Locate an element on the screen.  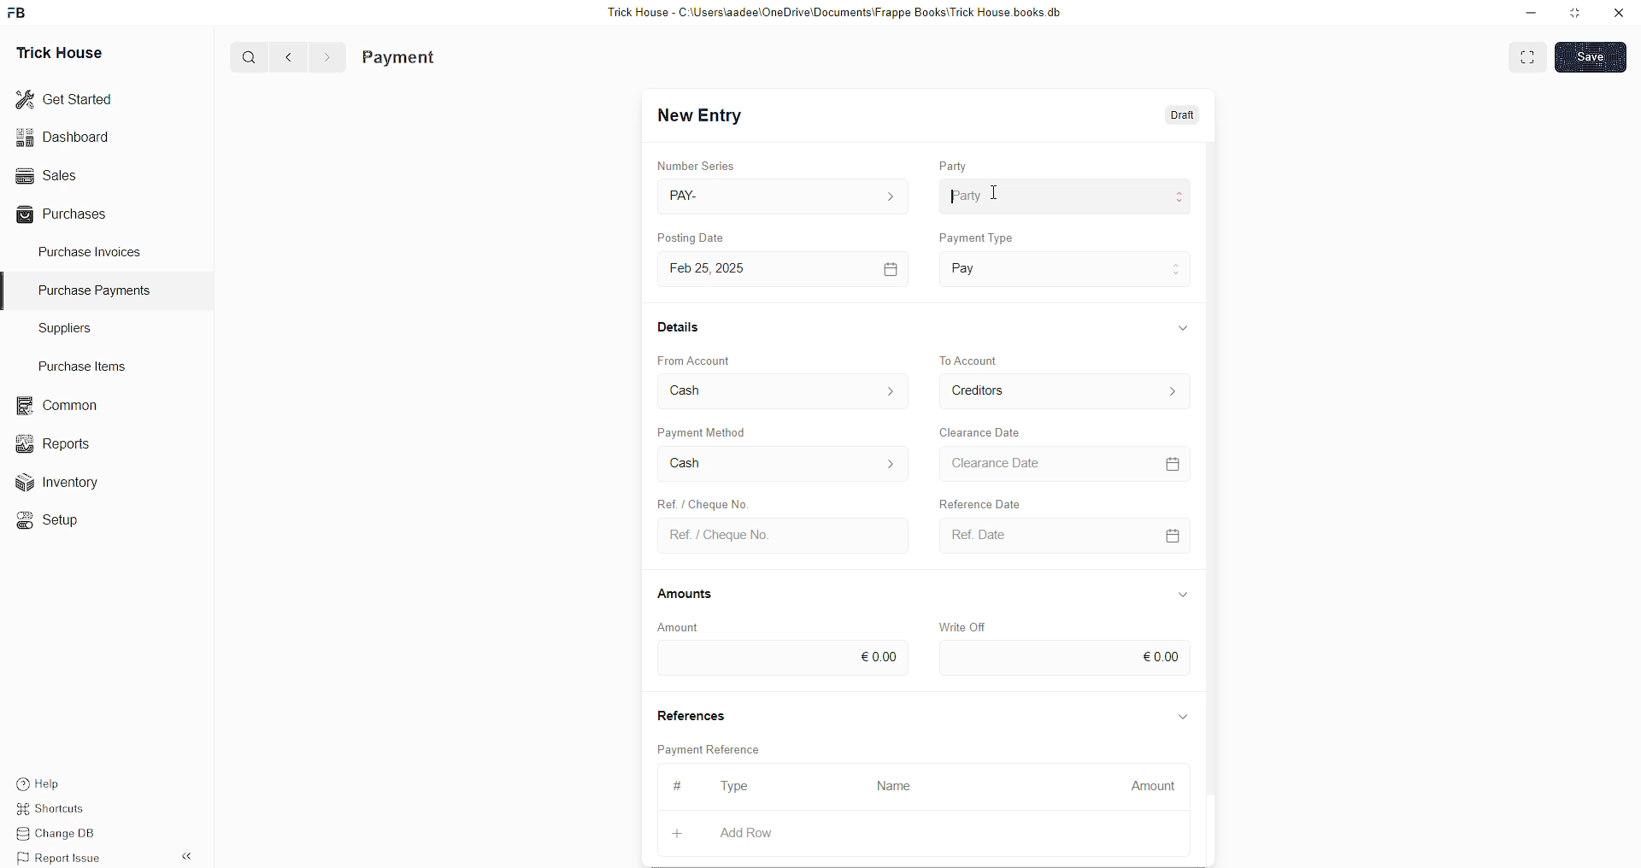
Amounts is located at coordinates (692, 595).